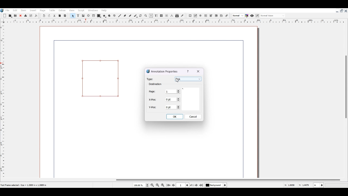 This screenshot has height=196, width=348. What do you see at coordinates (273, 15) in the screenshot?
I see `Select the visual appearance on display` at bounding box center [273, 15].